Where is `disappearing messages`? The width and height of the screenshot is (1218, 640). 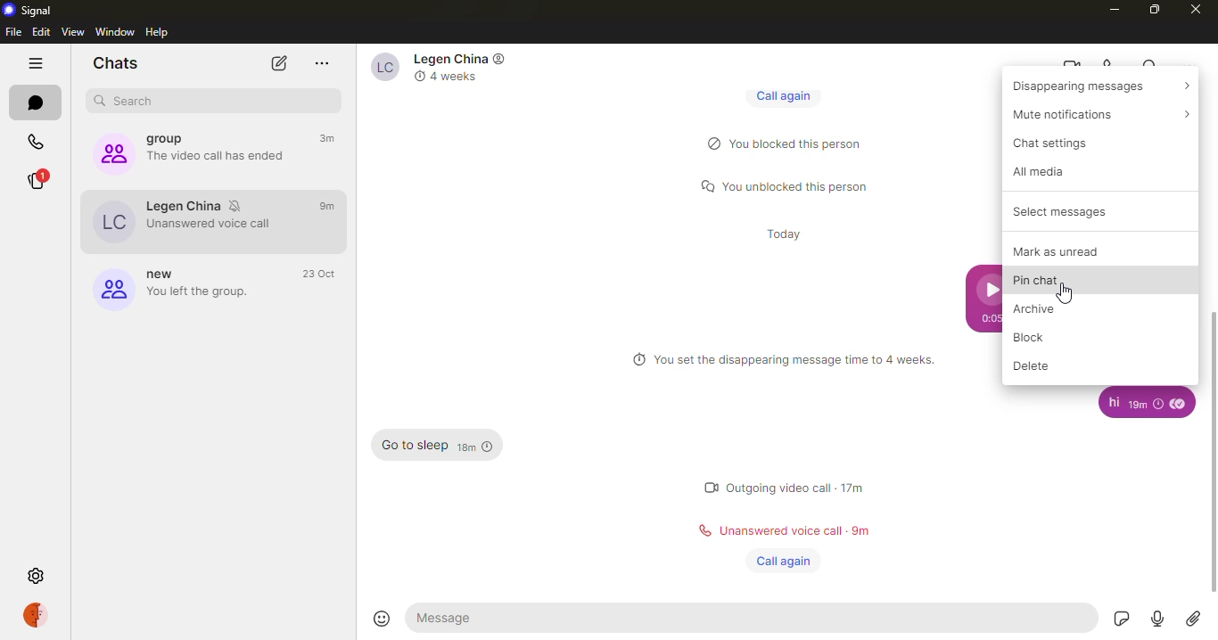 disappearing messages is located at coordinates (1097, 84).